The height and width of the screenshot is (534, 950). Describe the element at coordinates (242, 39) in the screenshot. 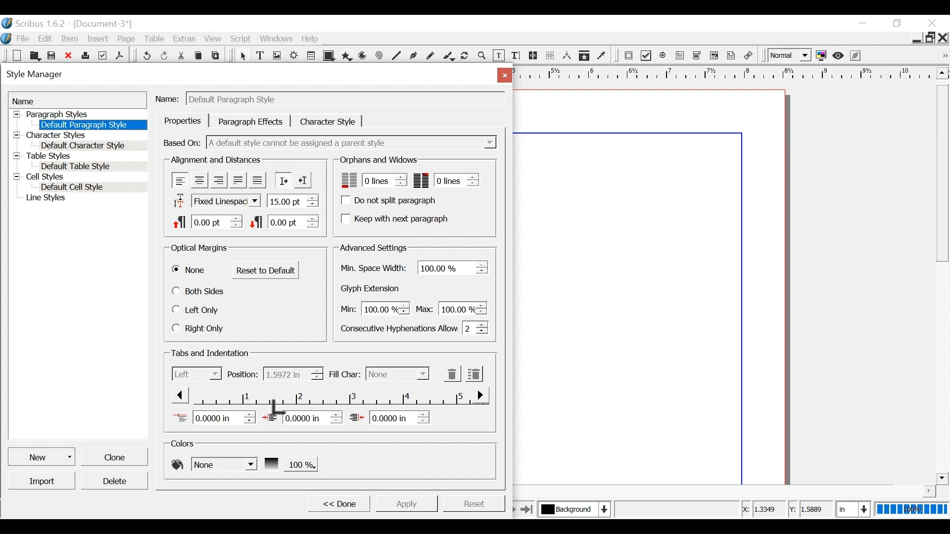

I see `Script` at that location.